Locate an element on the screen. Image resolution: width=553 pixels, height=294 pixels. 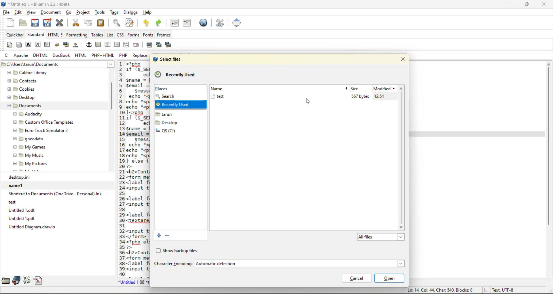
standard is located at coordinates (36, 35).